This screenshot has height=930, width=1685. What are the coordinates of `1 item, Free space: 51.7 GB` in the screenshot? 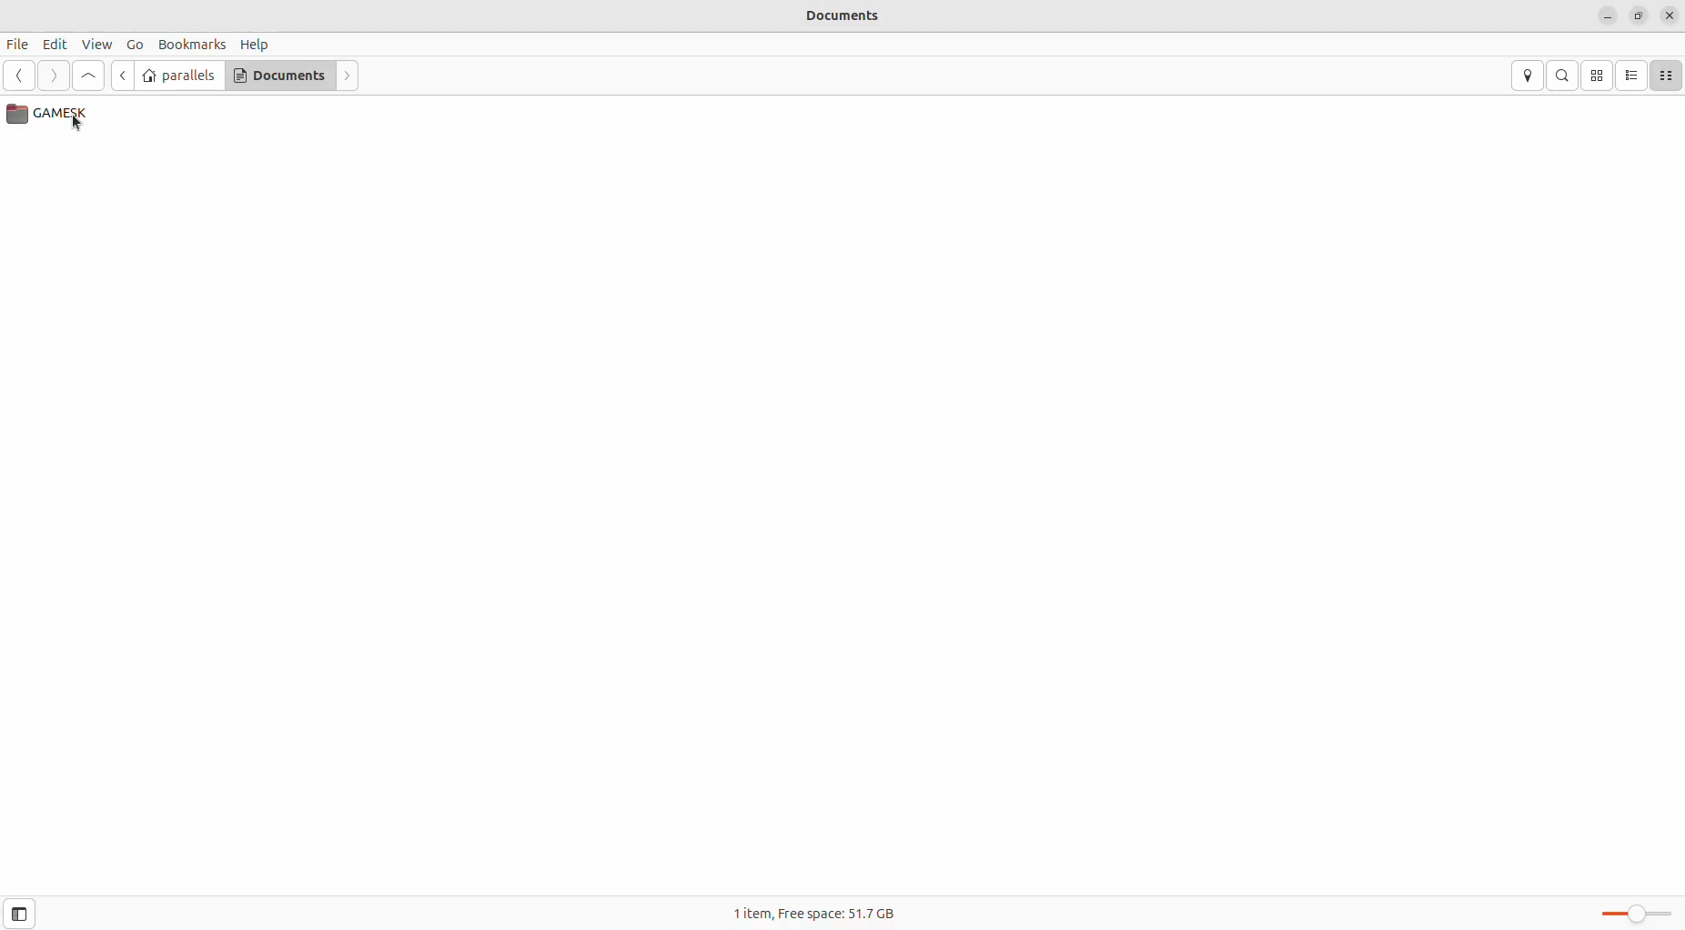 It's located at (842, 914).